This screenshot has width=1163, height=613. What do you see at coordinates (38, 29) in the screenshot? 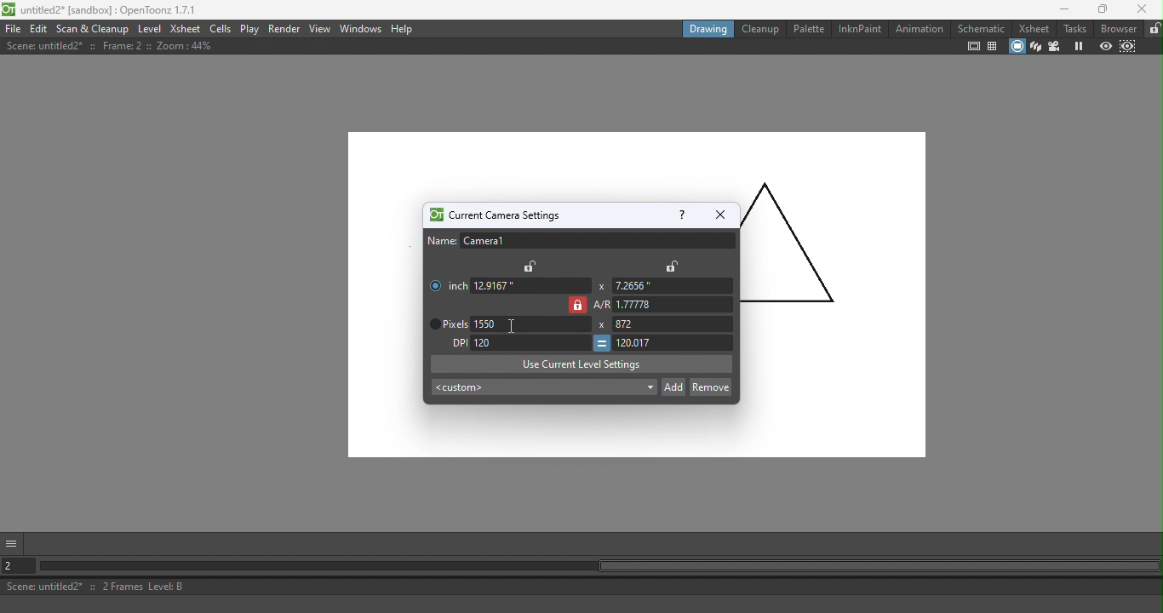
I see `Edit` at bounding box center [38, 29].